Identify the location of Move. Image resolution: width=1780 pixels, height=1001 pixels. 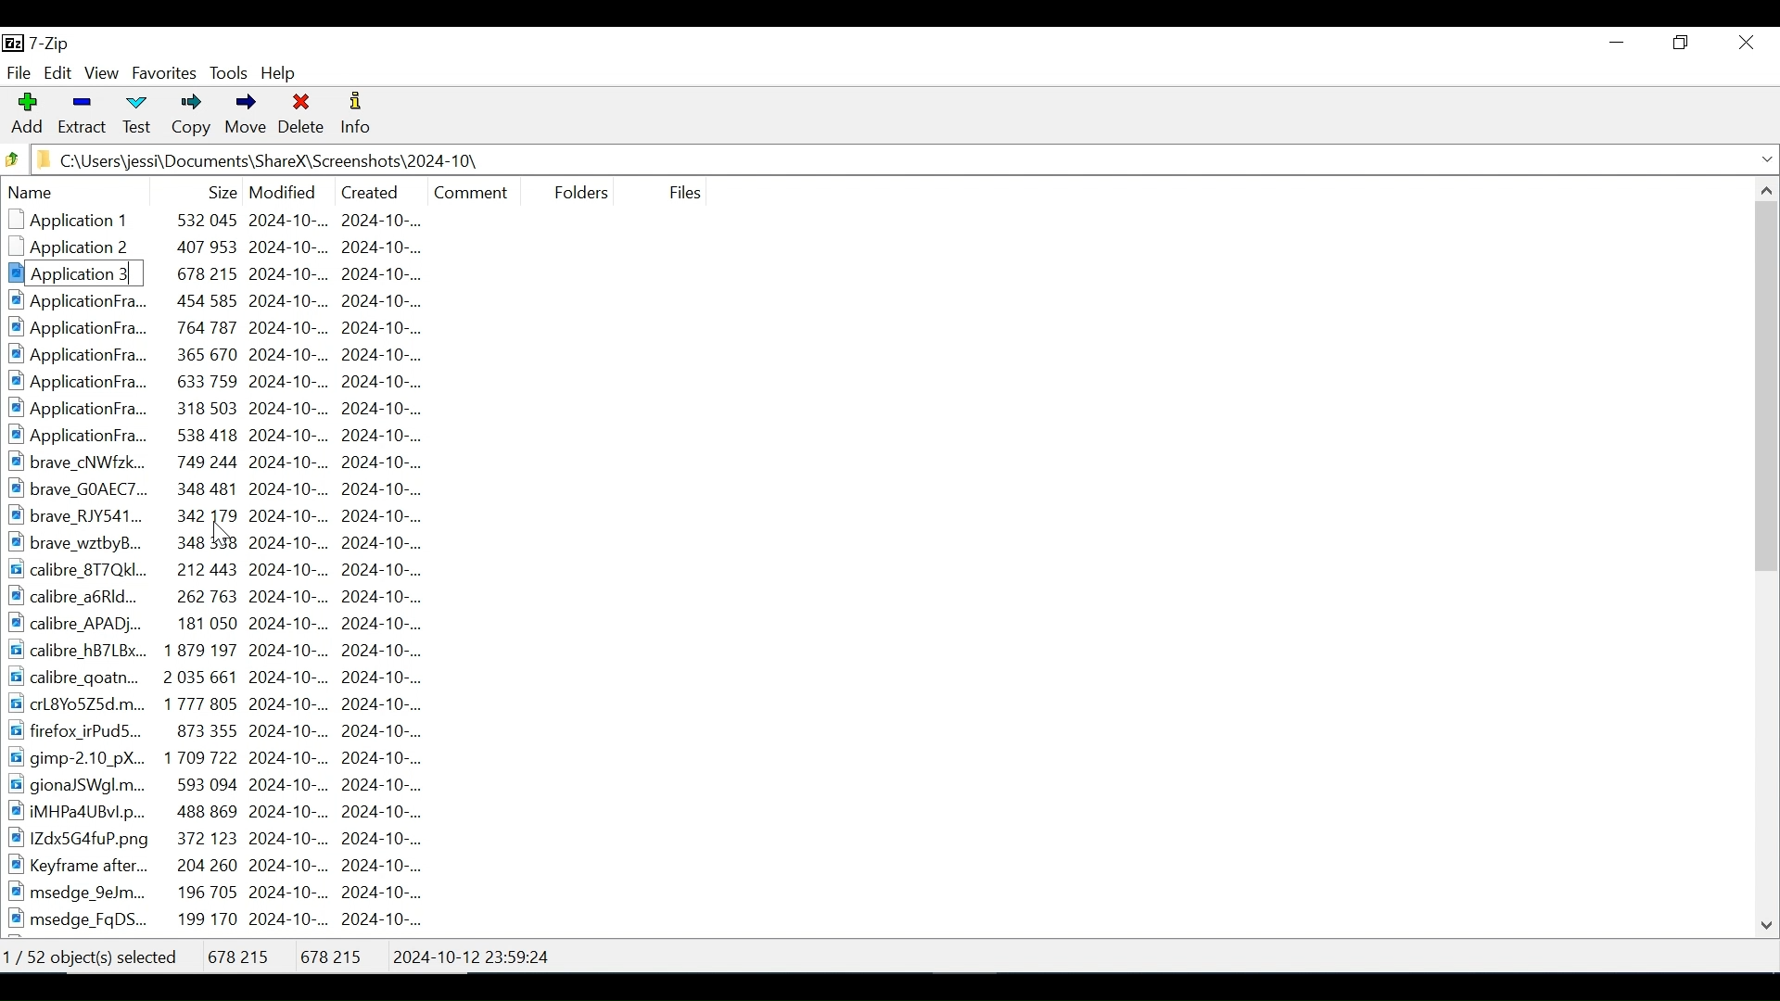
(243, 117).